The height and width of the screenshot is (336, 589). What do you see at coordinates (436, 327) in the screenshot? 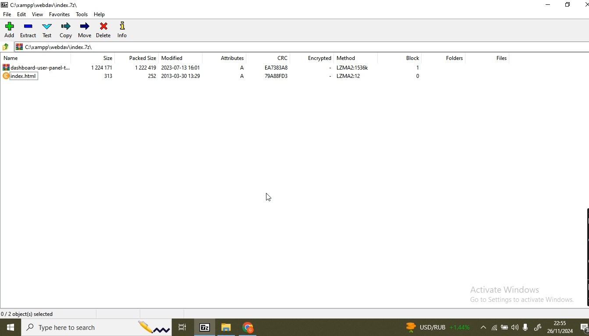
I see `news currency rate` at bounding box center [436, 327].